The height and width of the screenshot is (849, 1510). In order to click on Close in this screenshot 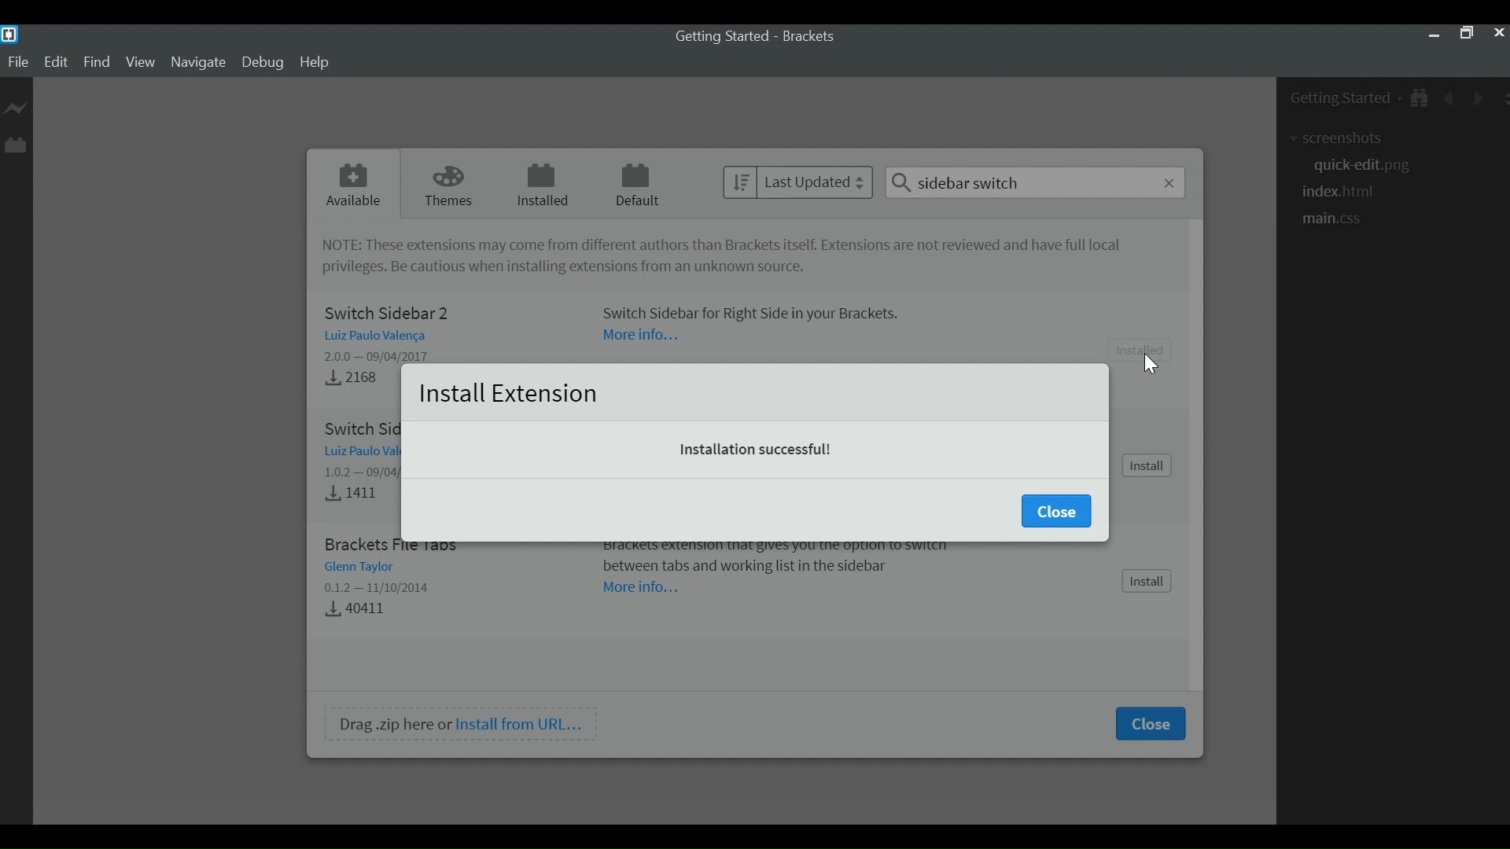, I will do `click(1497, 35)`.